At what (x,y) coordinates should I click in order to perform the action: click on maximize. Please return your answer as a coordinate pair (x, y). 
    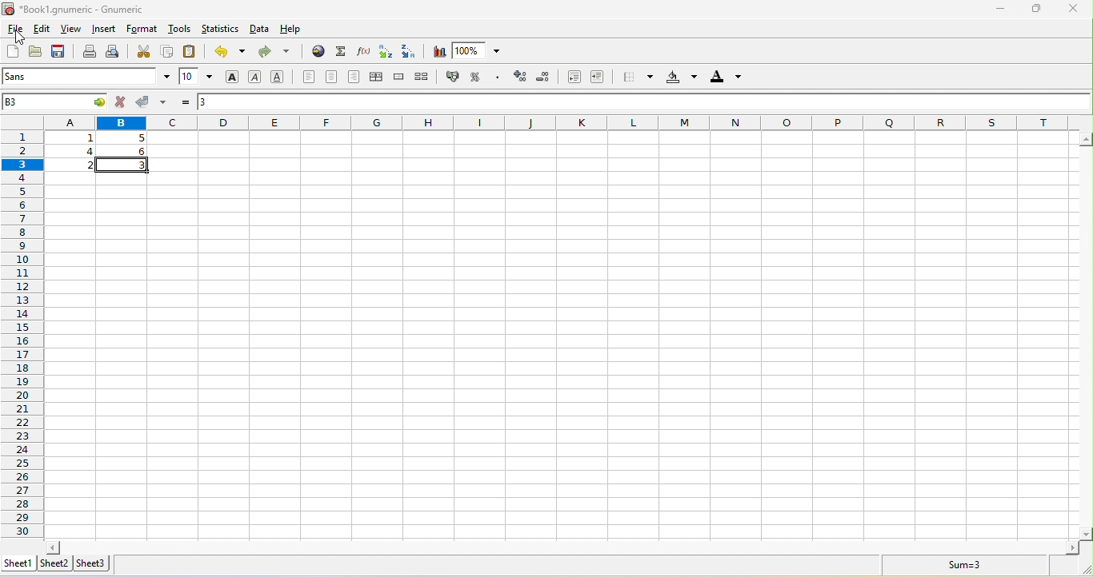
    Looking at the image, I should click on (1029, 10).